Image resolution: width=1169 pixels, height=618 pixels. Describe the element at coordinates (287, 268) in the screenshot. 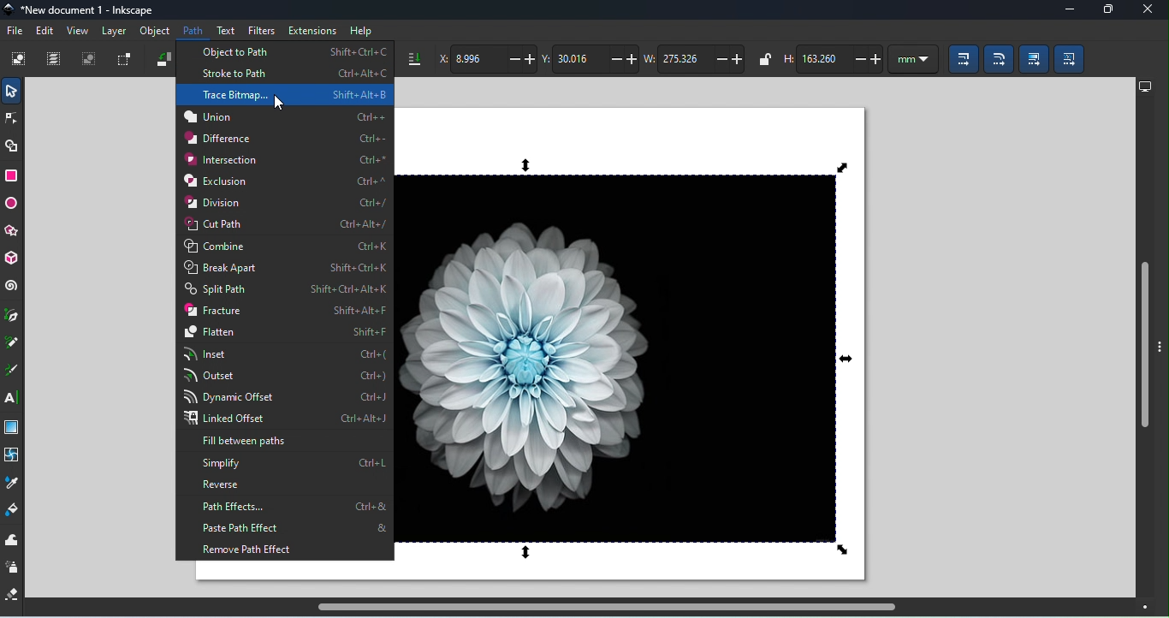

I see `Break apart` at that location.